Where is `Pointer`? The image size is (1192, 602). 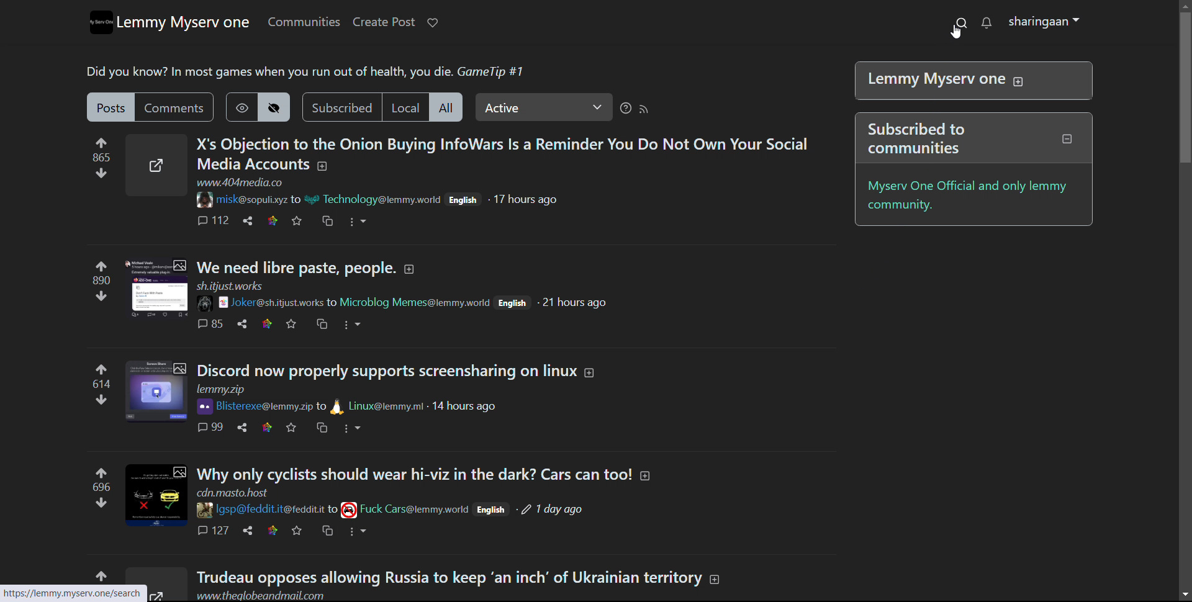 Pointer is located at coordinates (955, 34).